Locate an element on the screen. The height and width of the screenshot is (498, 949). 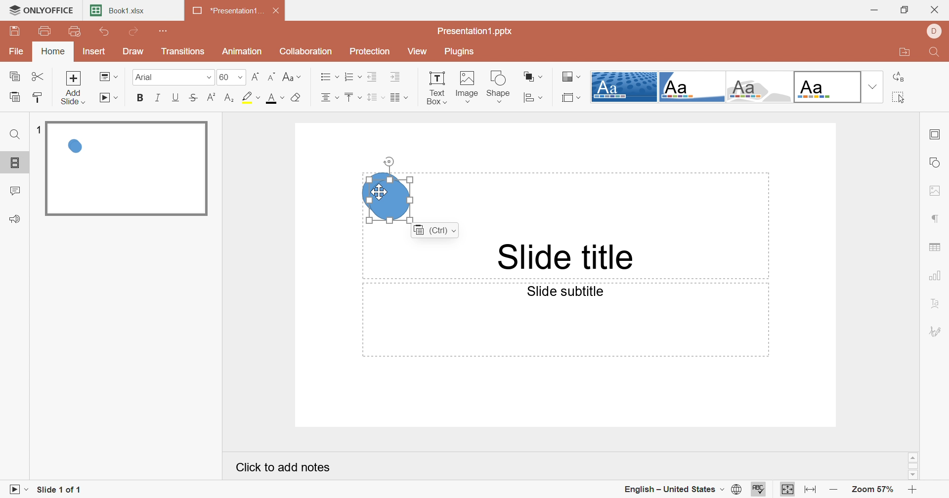
Underline is located at coordinates (176, 97).